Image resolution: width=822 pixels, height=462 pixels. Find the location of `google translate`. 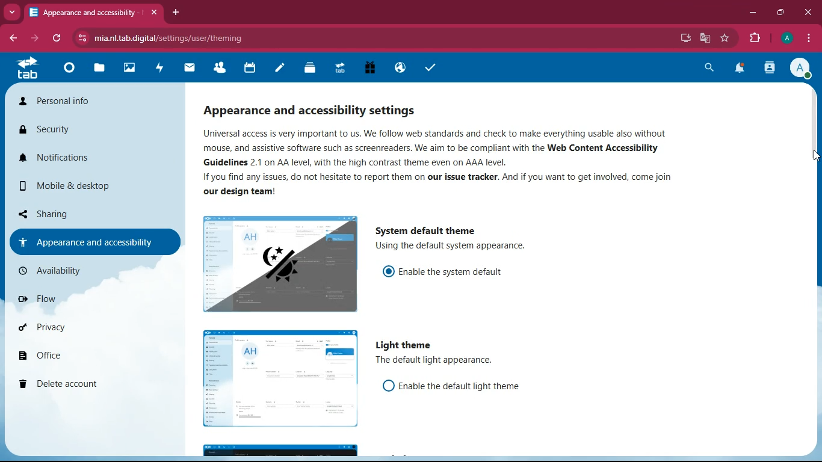

google translate is located at coordinates (704, 38).